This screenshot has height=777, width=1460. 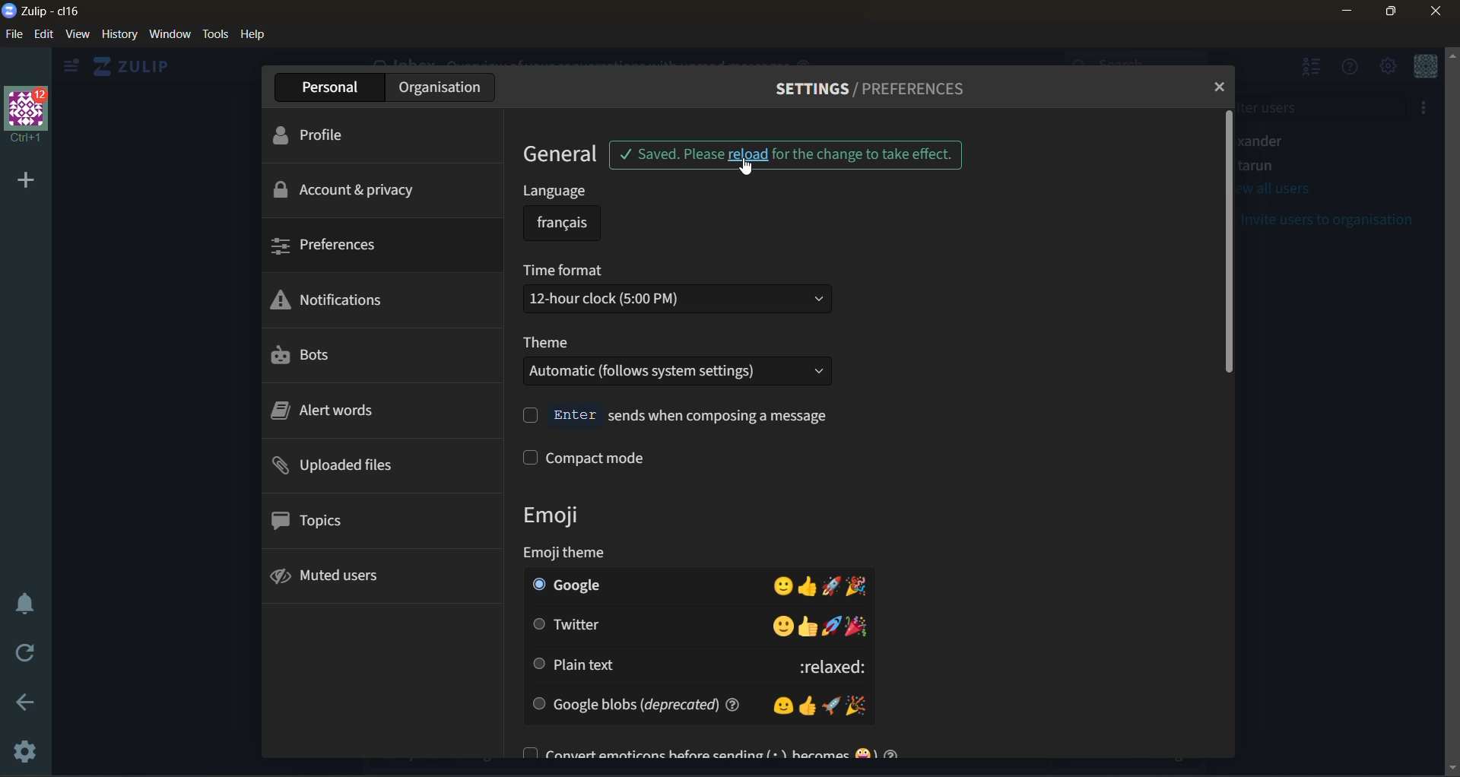 What do you see at coordinates (699, 624) in the screenshot?
I see `twitter` at bounding box center [699, 624].